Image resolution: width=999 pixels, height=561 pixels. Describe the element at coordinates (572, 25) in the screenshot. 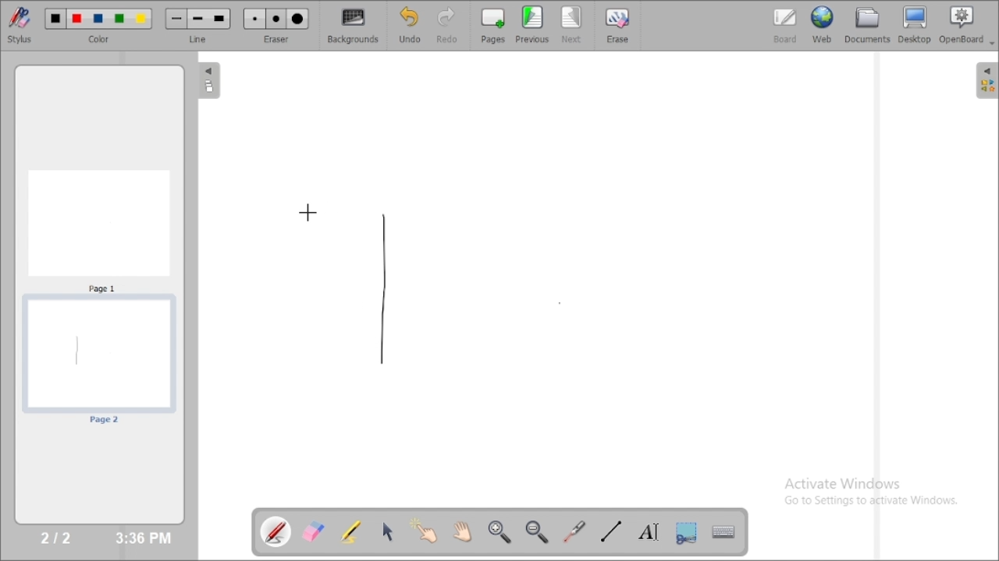

I see `next` at that location.